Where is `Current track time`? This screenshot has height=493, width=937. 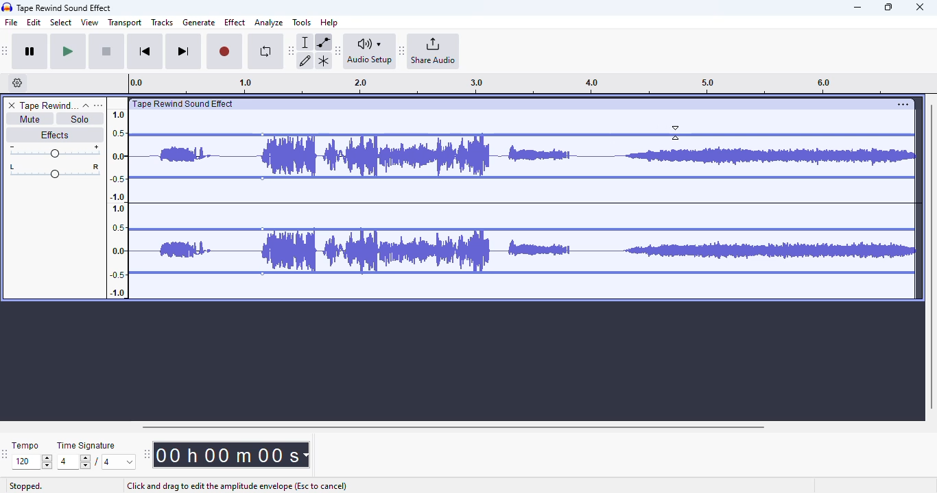
Current track time is located at coordinates (226, 455).